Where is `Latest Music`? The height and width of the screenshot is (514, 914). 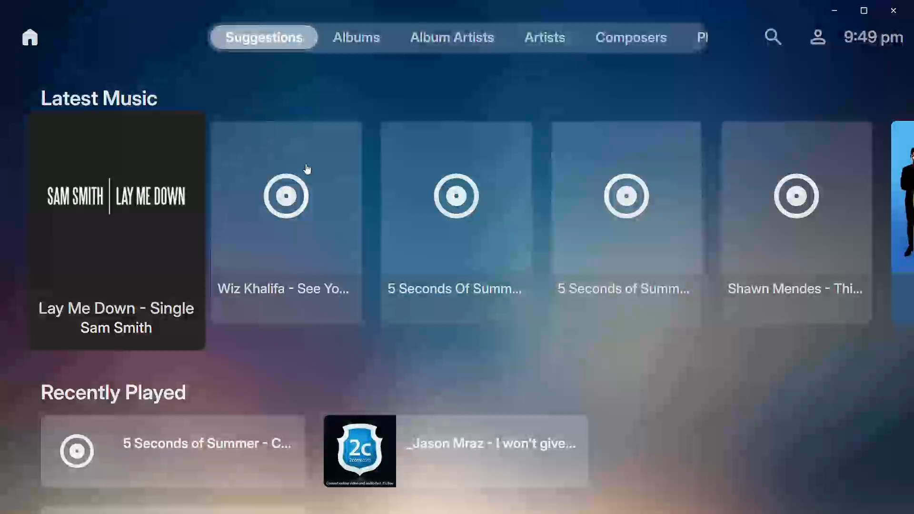
Latest Music is located at coordinates (95, 95).